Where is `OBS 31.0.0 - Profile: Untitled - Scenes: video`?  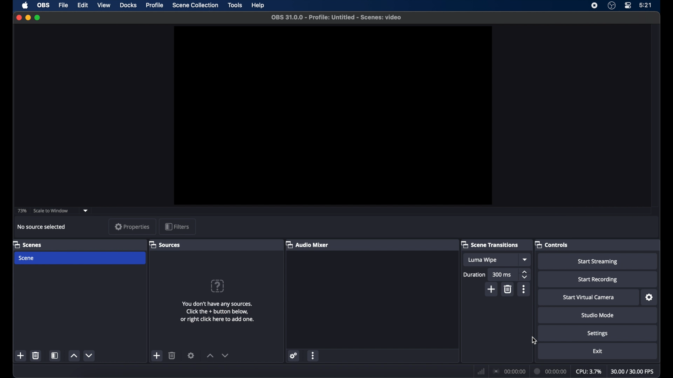
OBS 31.0.0 - Profile: Untitled - Scenes: video is located at coordinates (336, 17).